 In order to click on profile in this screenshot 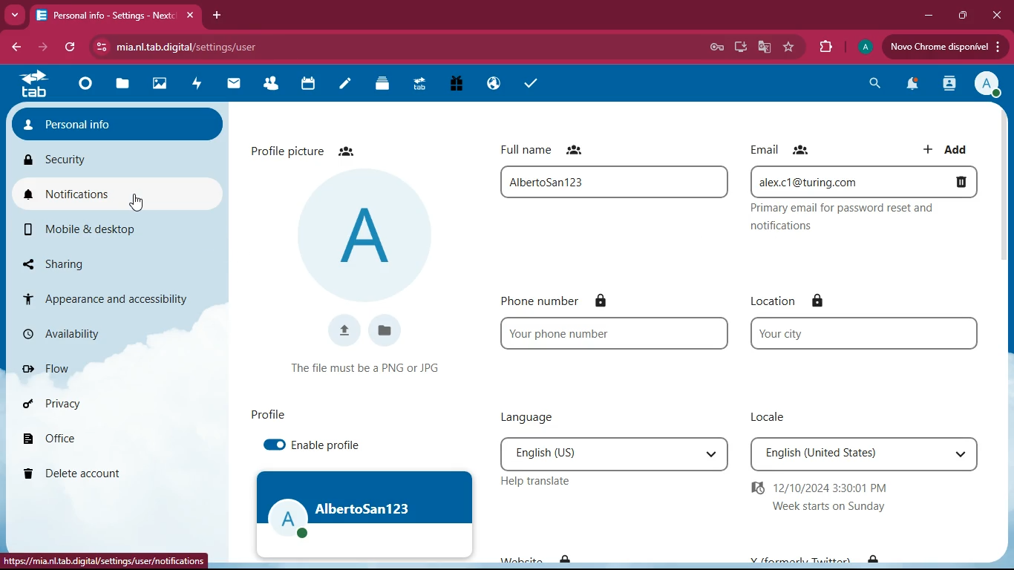, I will do `click(364, 514)`.